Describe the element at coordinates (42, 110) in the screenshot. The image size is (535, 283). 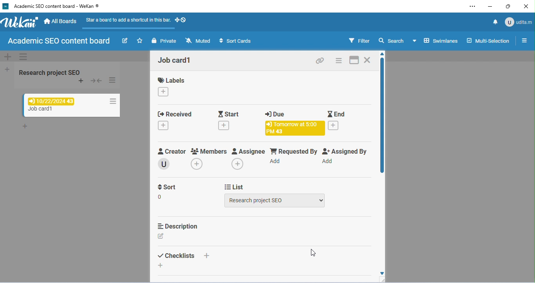
I see `card title: job card1` at that location.